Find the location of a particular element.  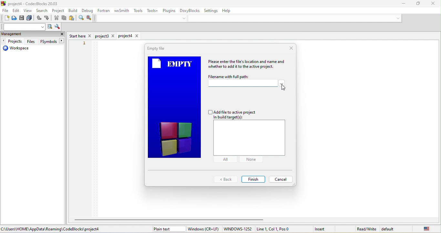

wxsmith is located at coordinates (121, 11).